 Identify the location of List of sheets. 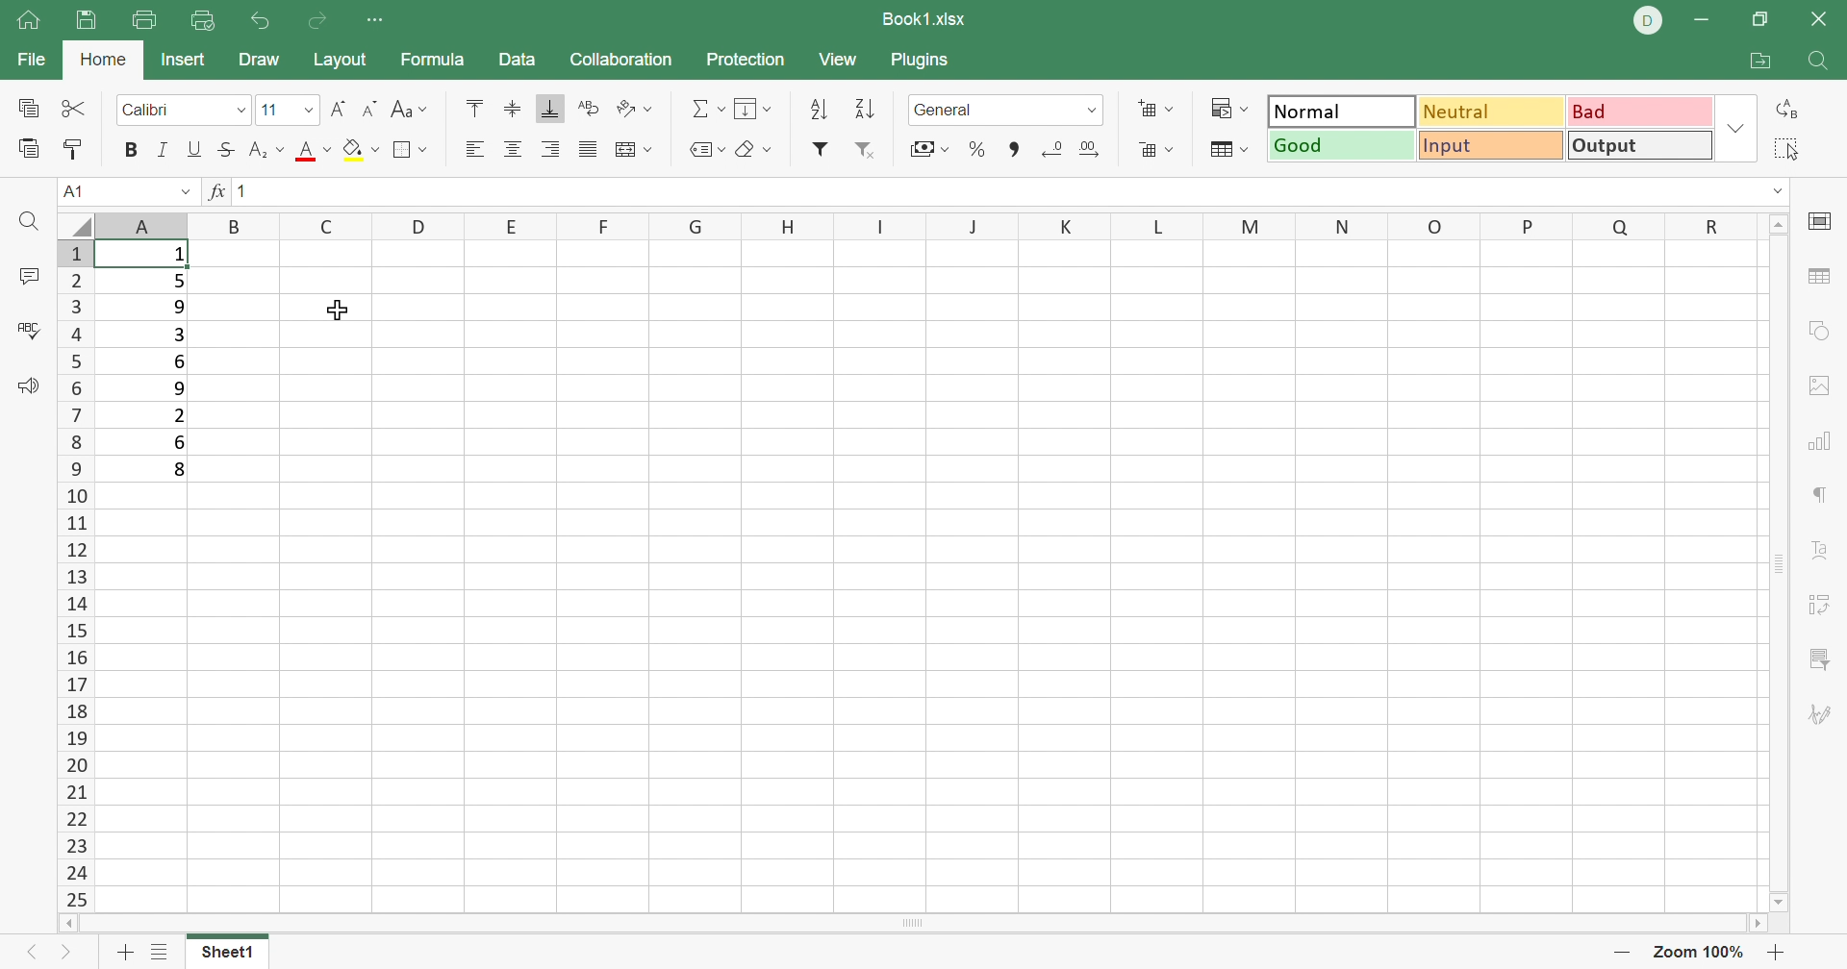
(160, 953).